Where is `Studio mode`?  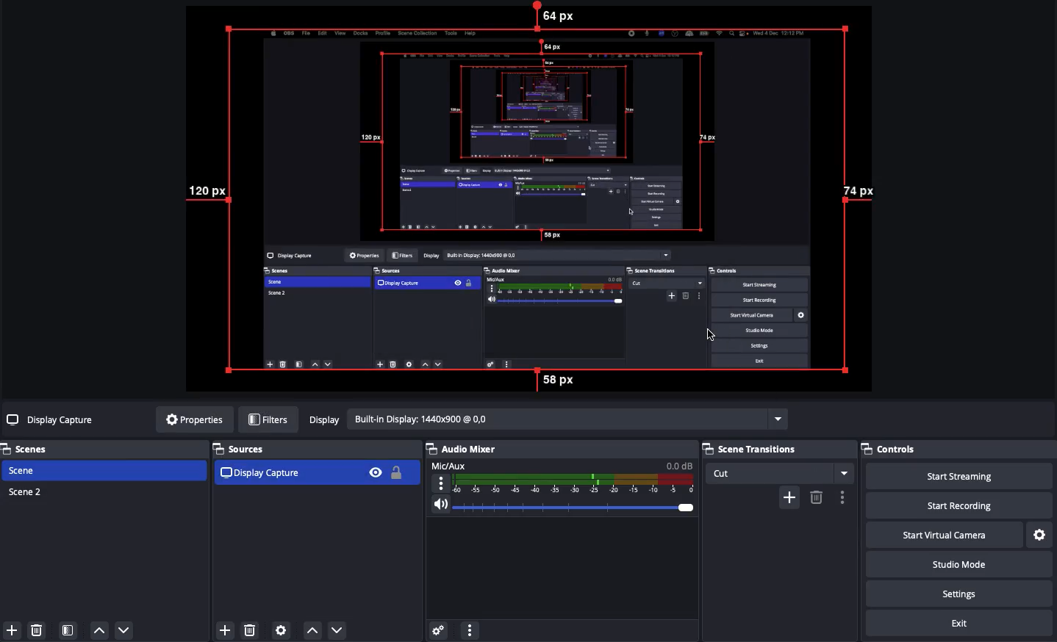 Studio mode is located at coordinates (970, 566).